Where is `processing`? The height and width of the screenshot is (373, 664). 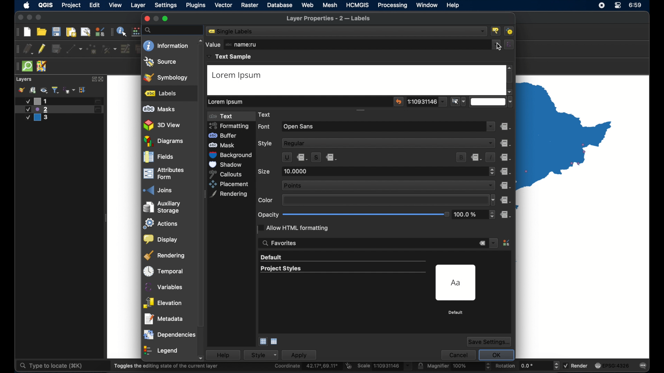
processing is located at coordinates (392, 5).